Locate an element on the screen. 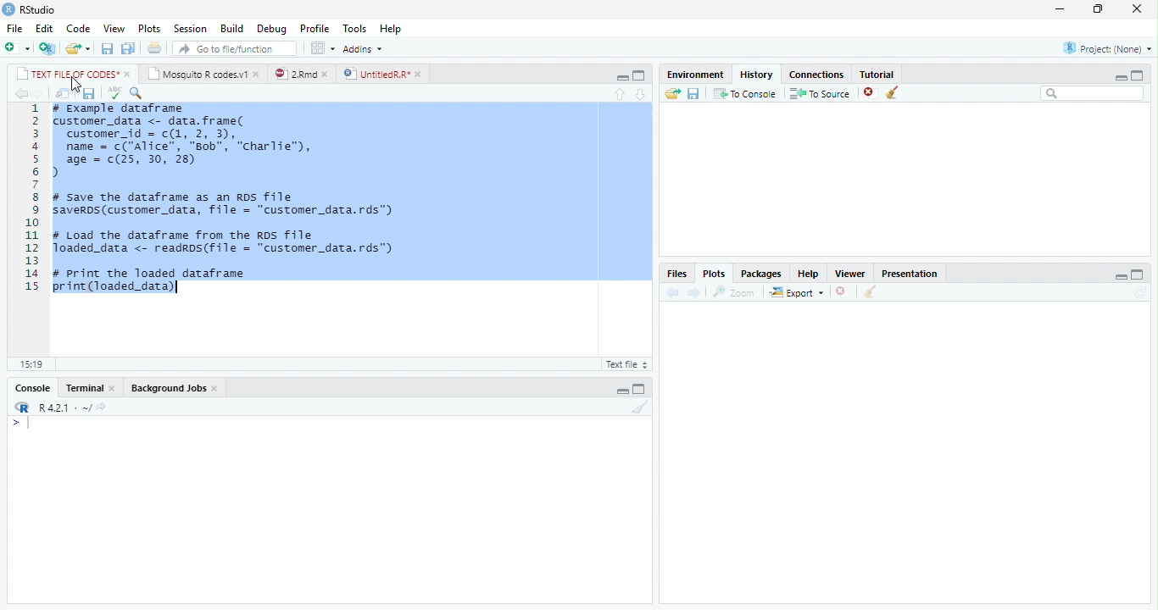 The width and height of the screenshot is (1158, 610). close is located at coordinates (1137, 8).